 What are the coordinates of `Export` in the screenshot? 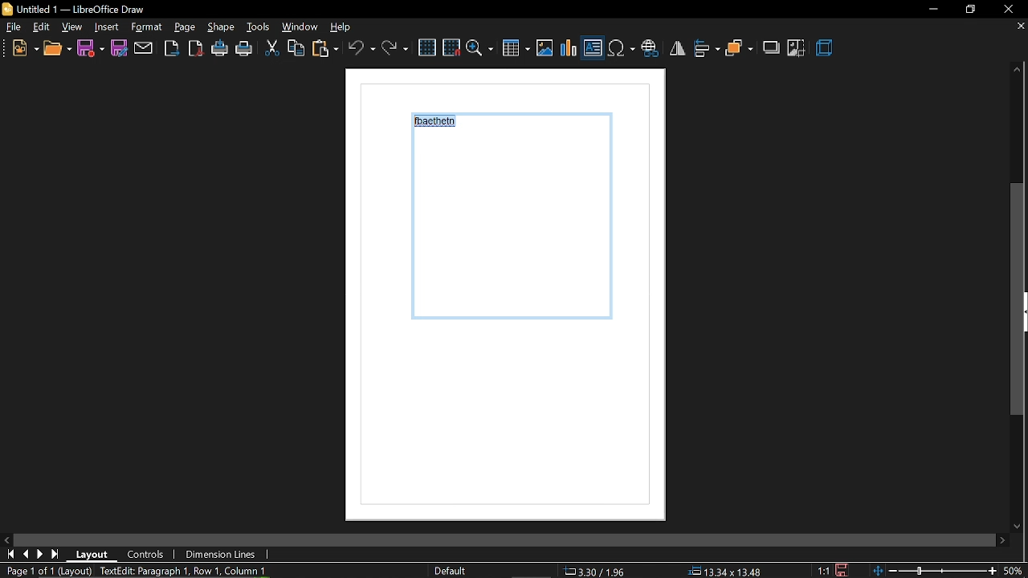 It's located at (172, 47).